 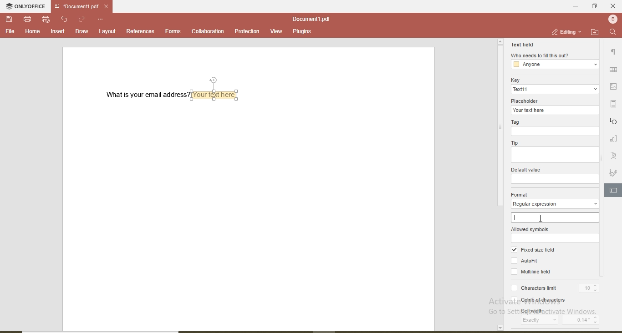 I want to click on redo, so click(x=82, y=19).